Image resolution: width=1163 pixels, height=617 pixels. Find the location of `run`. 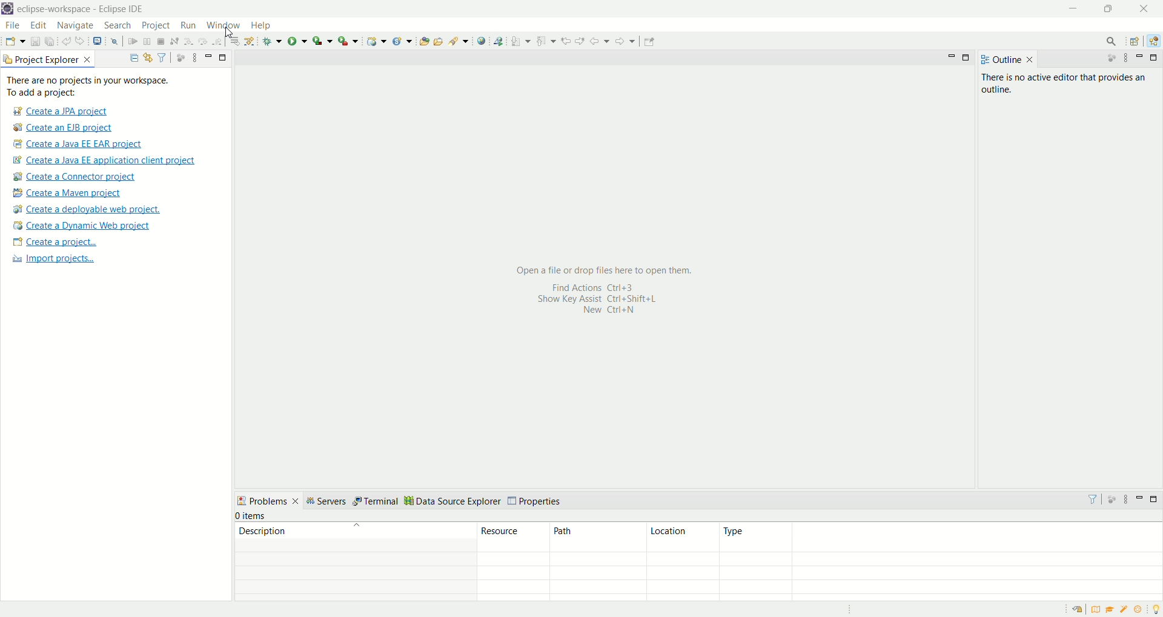

run is located at coordinates (297, 41).